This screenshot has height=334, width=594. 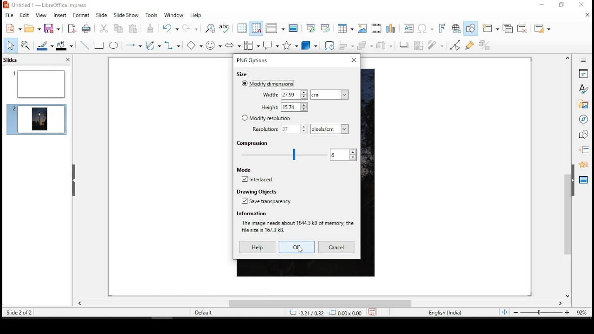 What do you see at coordinates (456, 27) in the screenshot?
I see `hyperlink` at bounding box center [456, 27].